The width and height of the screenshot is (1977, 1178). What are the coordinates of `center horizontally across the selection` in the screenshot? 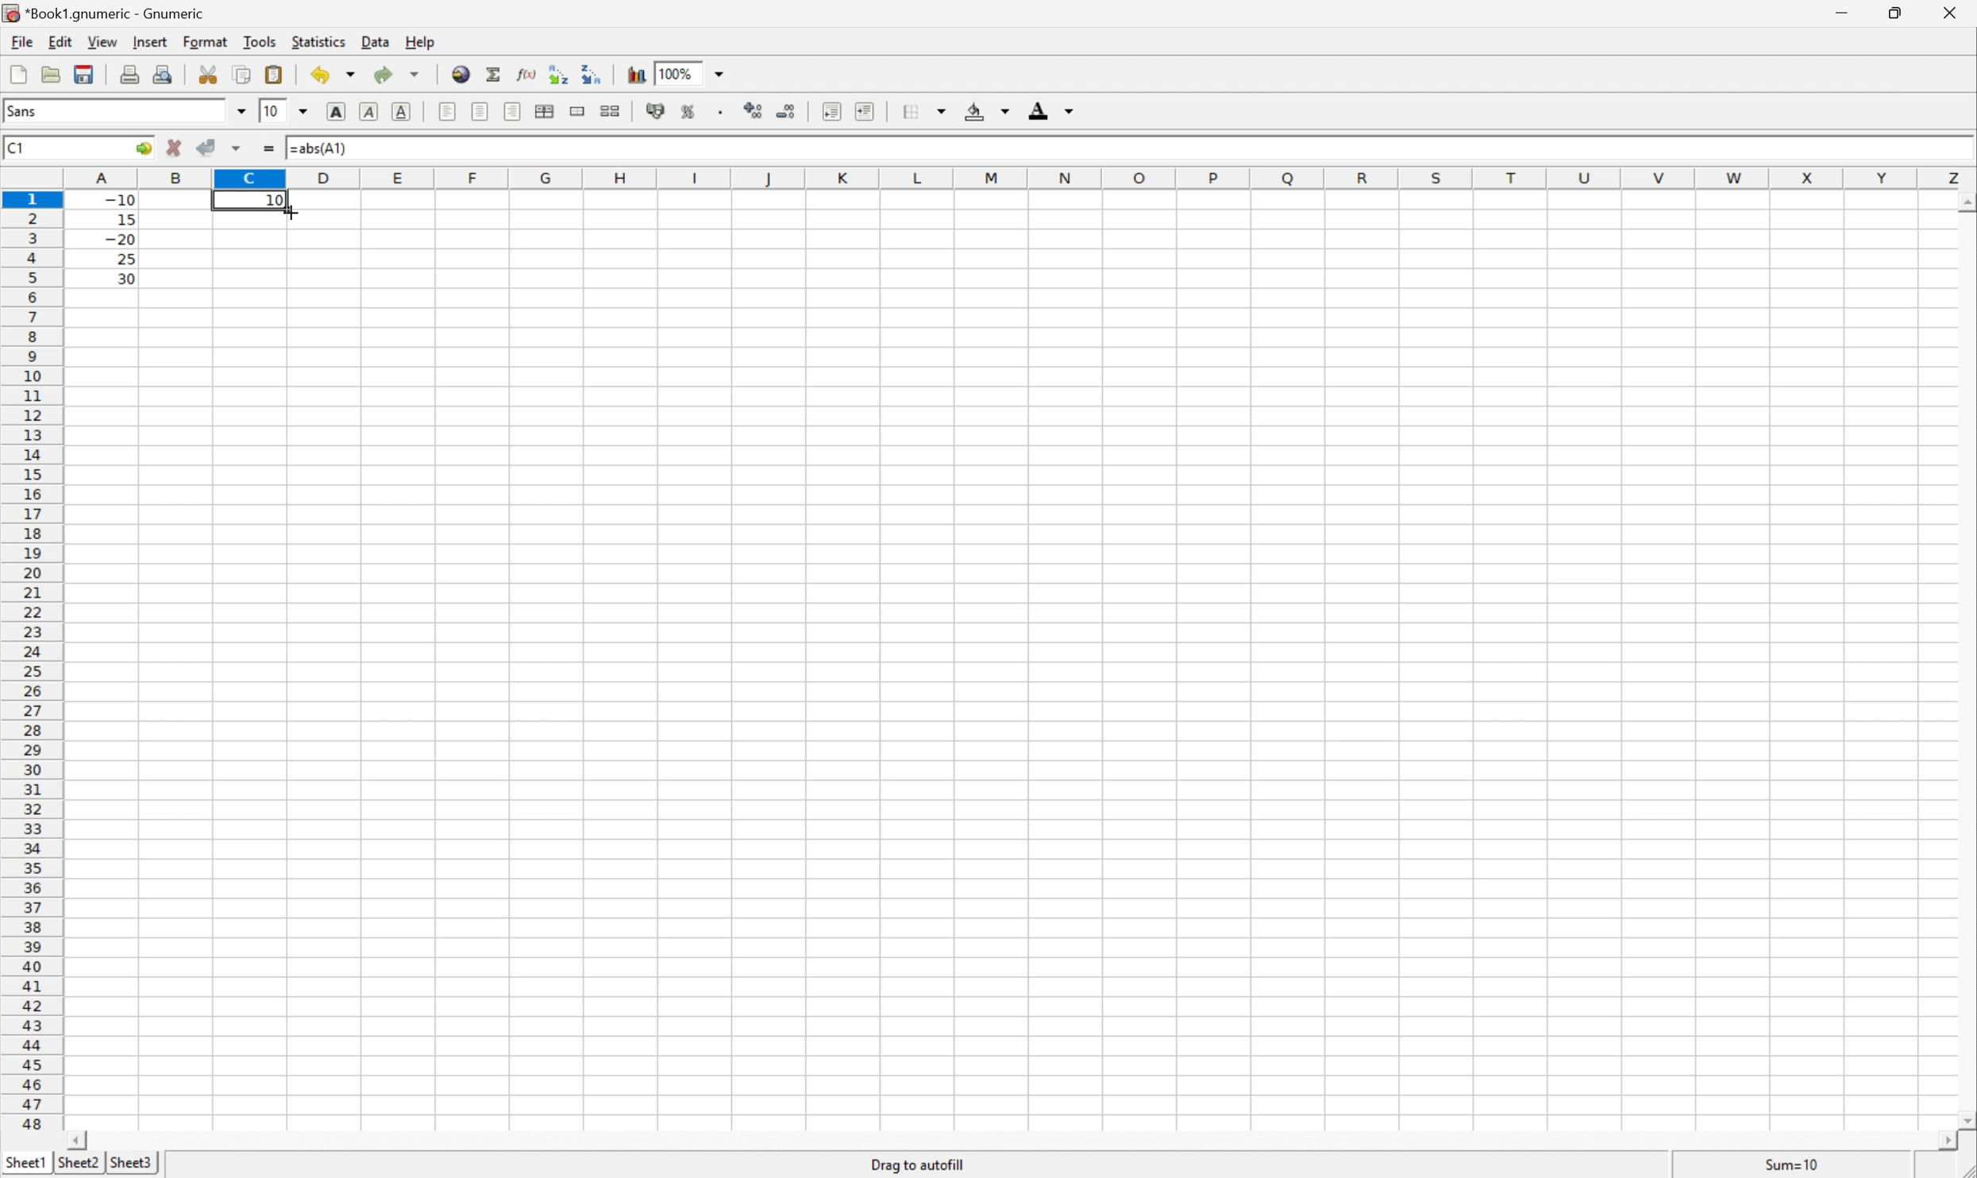 It's located at (546, 112).